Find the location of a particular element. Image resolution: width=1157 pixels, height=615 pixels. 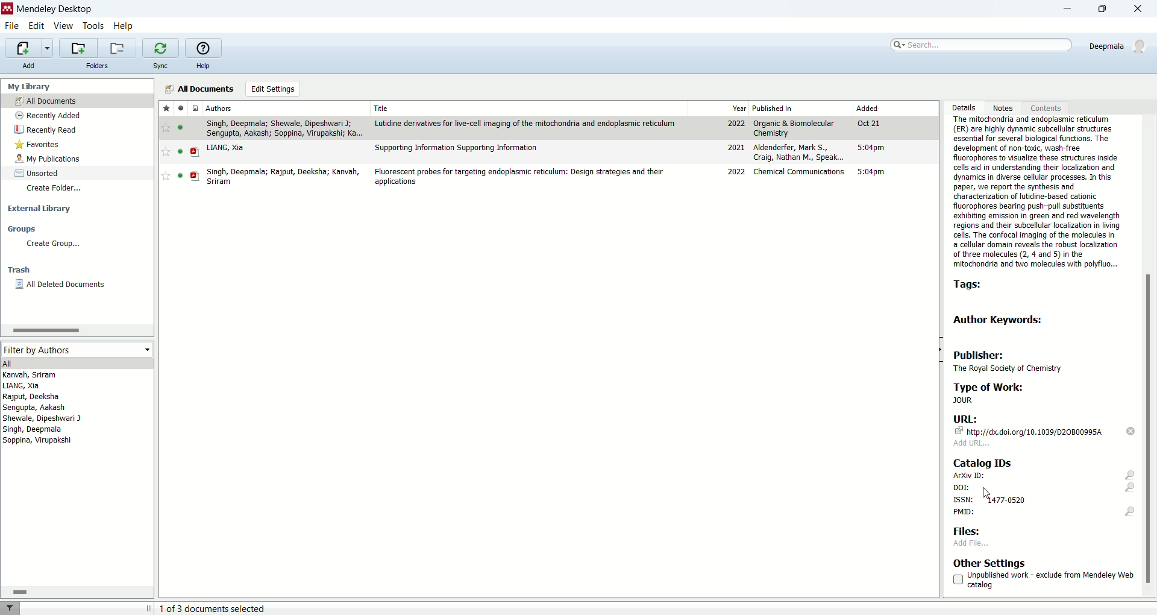

aldenderfer, Mark S., Craig Nathan M., Speak... is located at coordinates (799, 152).